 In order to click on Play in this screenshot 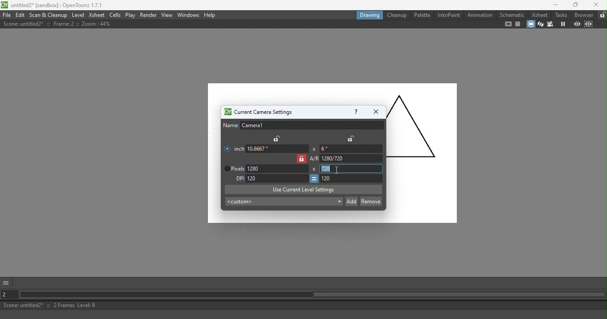, I will do `click(130, 15)`.